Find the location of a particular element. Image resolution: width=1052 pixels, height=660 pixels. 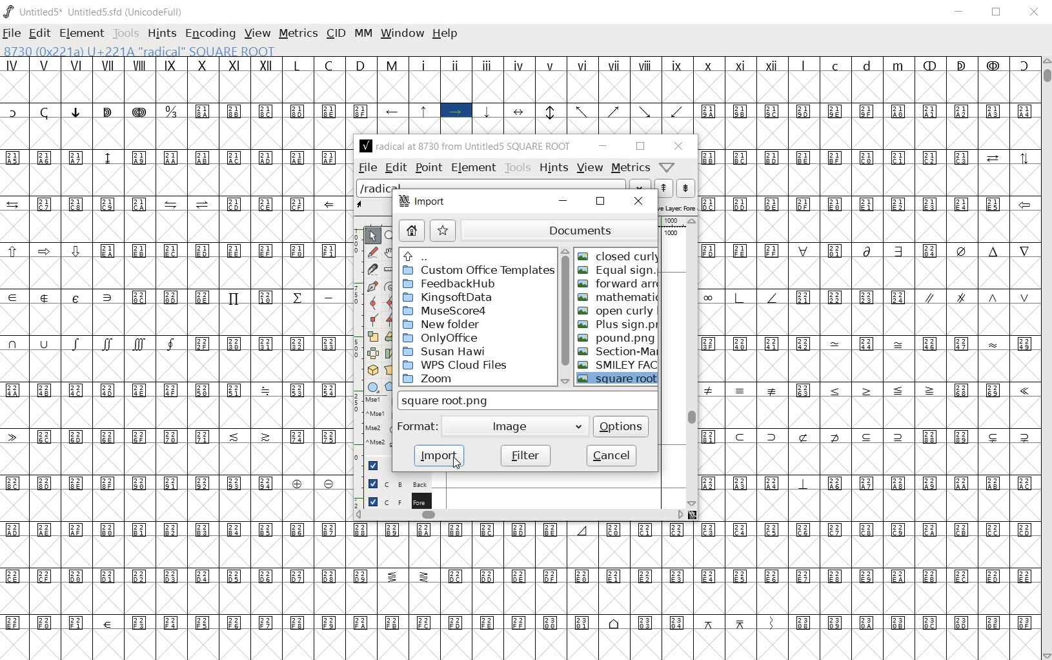

star is located at coordinates (443, 230).